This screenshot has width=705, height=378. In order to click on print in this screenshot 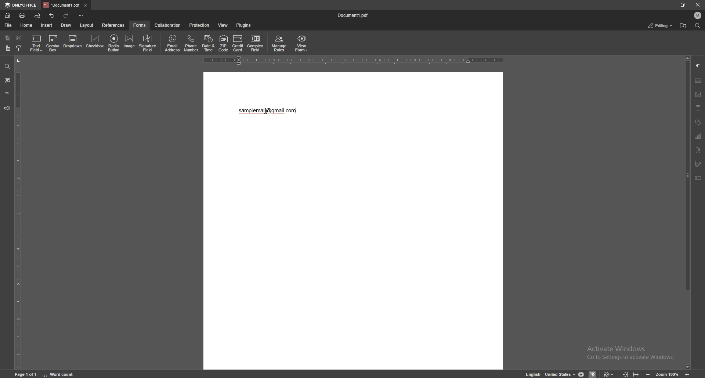, I will do `click(22, 15)`.